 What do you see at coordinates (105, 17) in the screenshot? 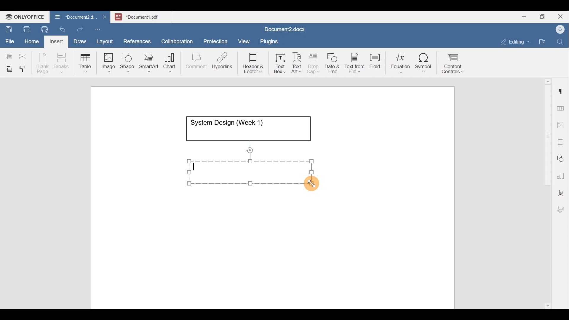
I see `Close document` at bounding box center [105, 17].